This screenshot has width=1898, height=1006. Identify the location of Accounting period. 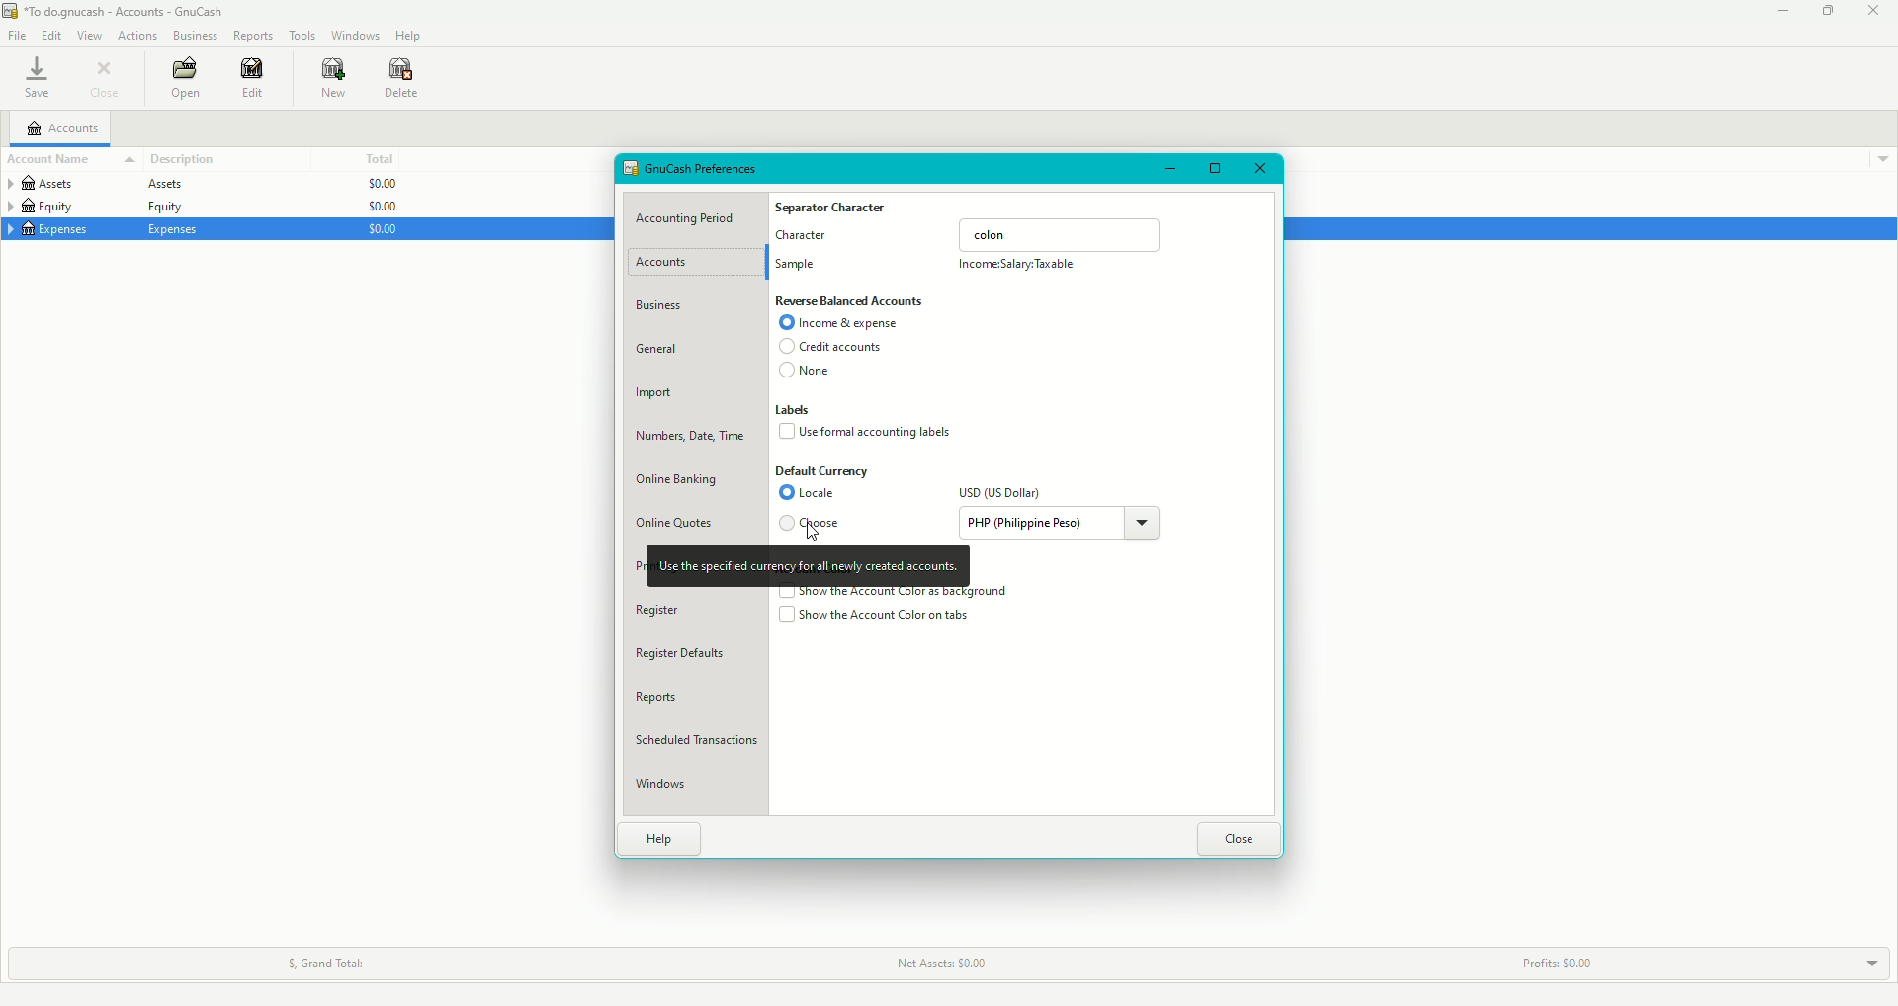
(692, 219).